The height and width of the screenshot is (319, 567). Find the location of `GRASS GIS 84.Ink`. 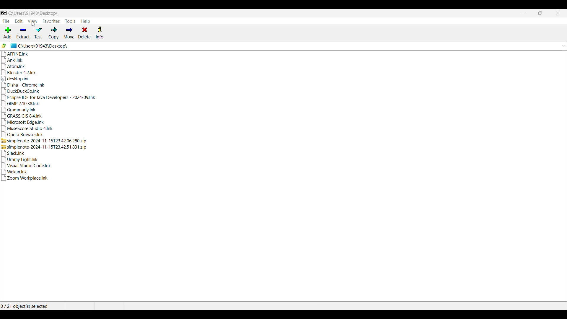

GRASS GIS 84.Ink is located at coordinates (22, 116).